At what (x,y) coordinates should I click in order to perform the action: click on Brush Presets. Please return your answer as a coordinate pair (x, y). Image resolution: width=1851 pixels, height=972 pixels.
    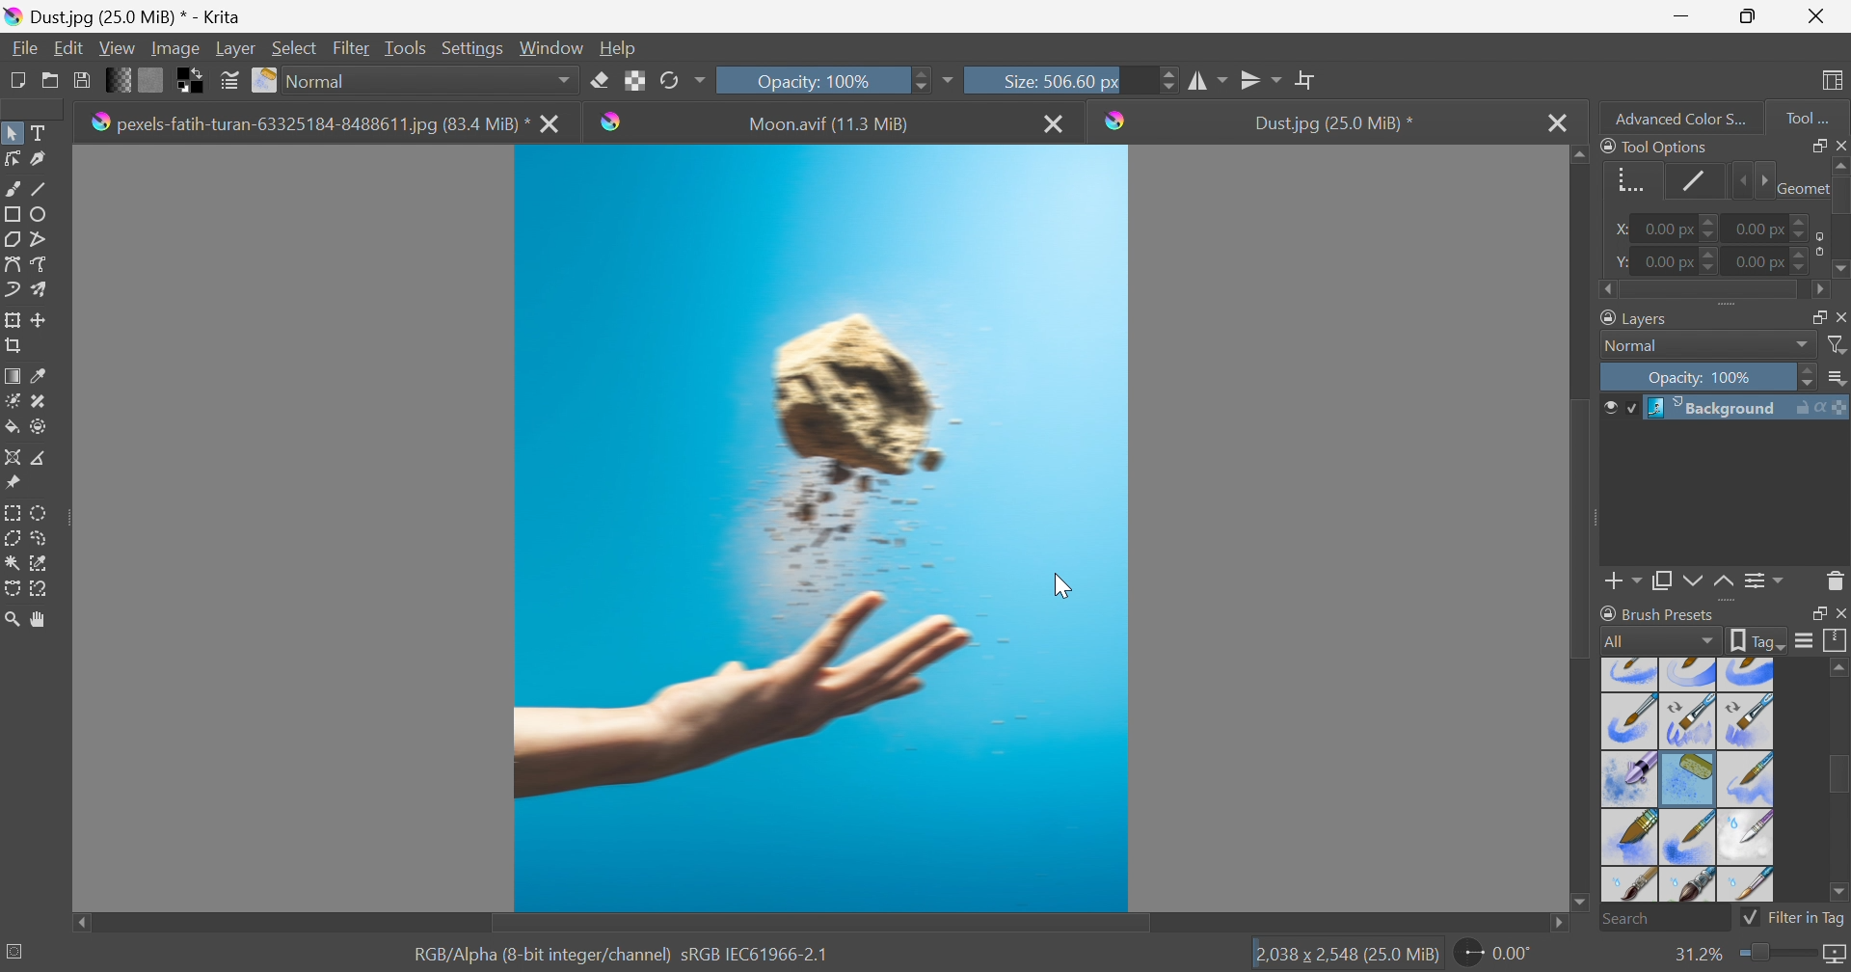
    Looking at the image, I should click on (1657, 613).